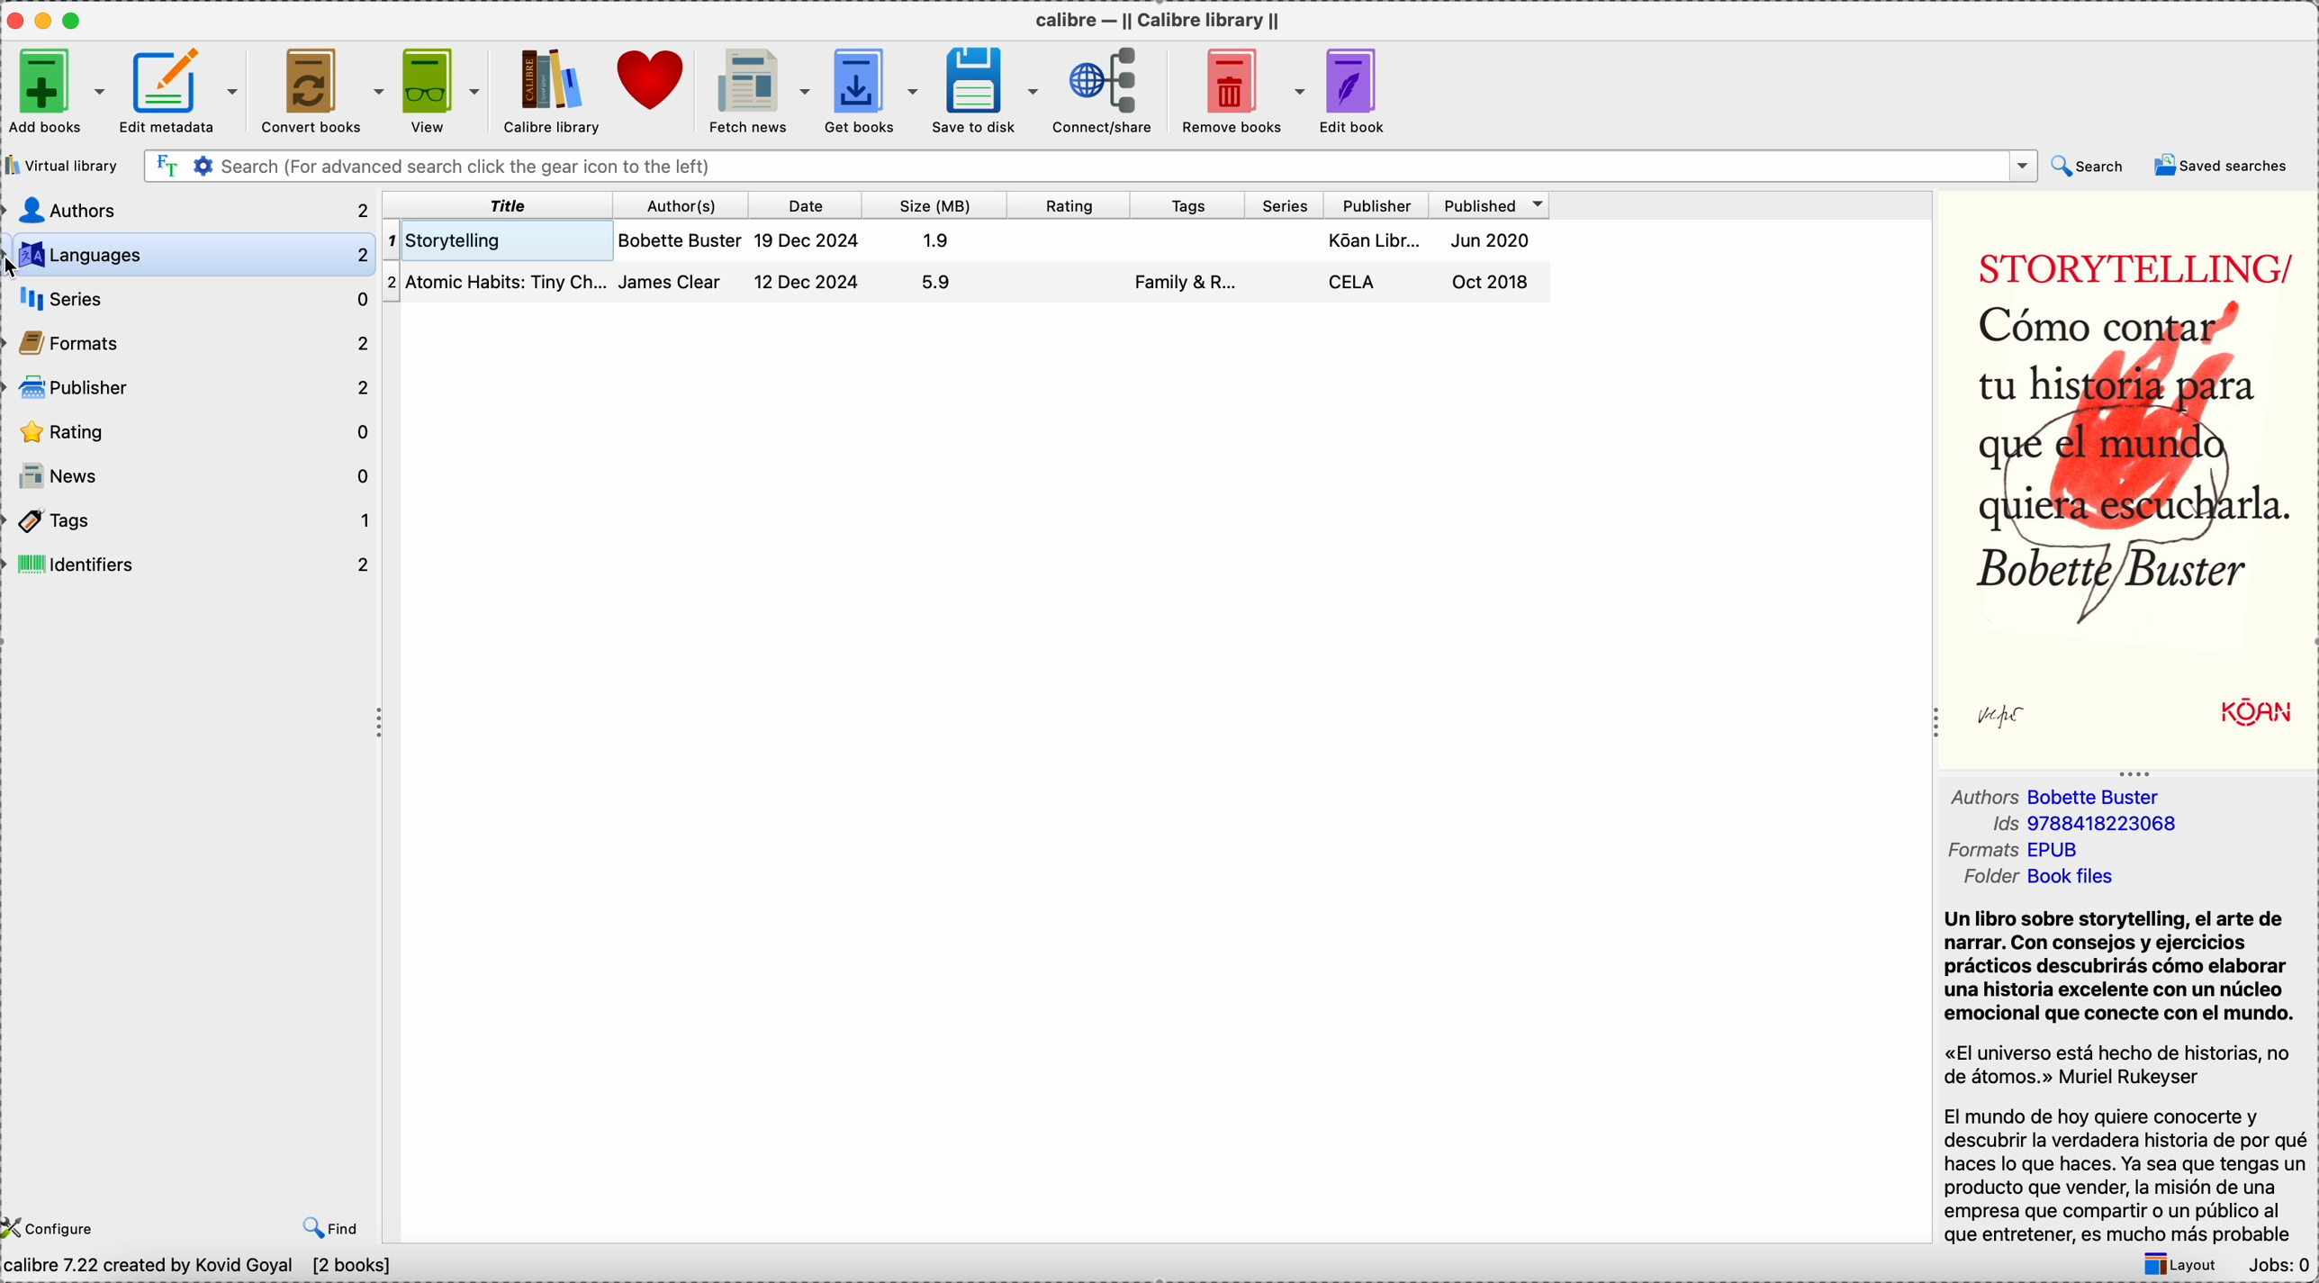 The height and width of the screenshot is (1283, 2319). Describe the element at coordinates (1490, 206) in the screenshot. I see `published` at that location.